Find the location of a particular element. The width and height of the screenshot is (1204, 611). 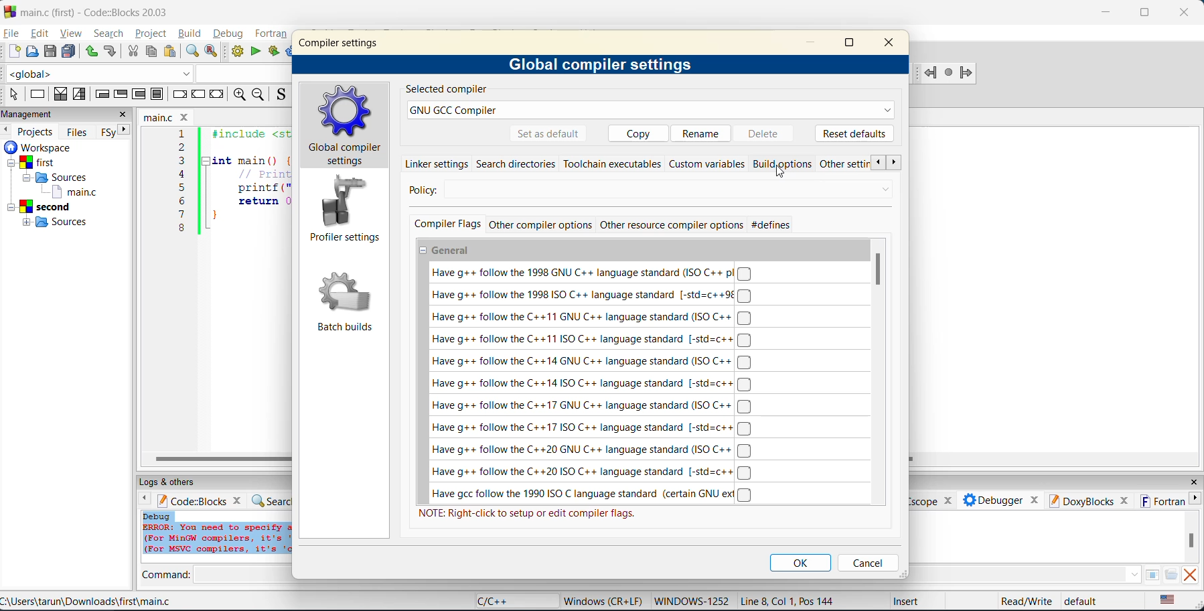

maximize is located at coordinates (850, 45).